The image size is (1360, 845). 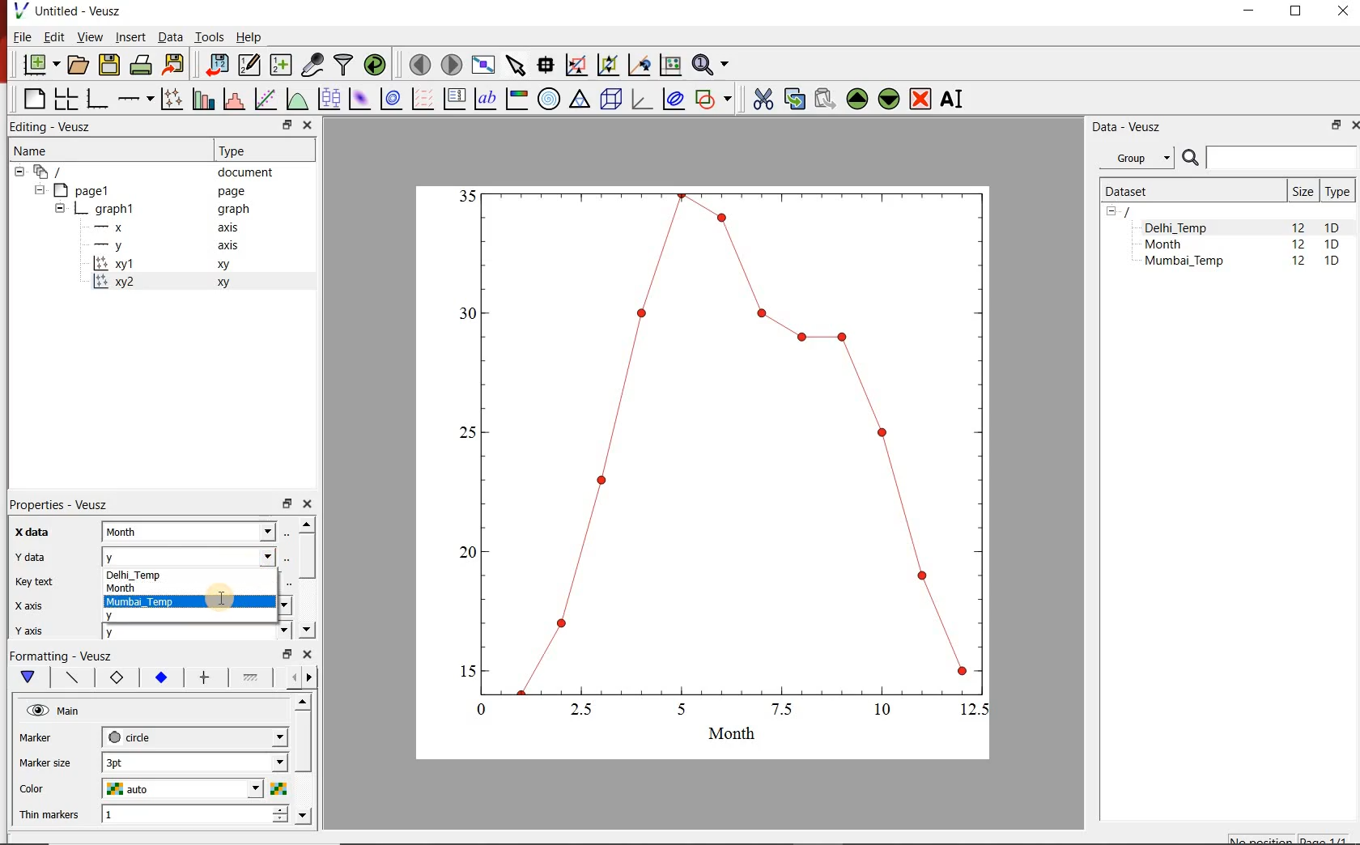 What do you see at coordinates (953, 100) in the screenshot?
I see `renames the selected widget` at bounding box center [953, 100].